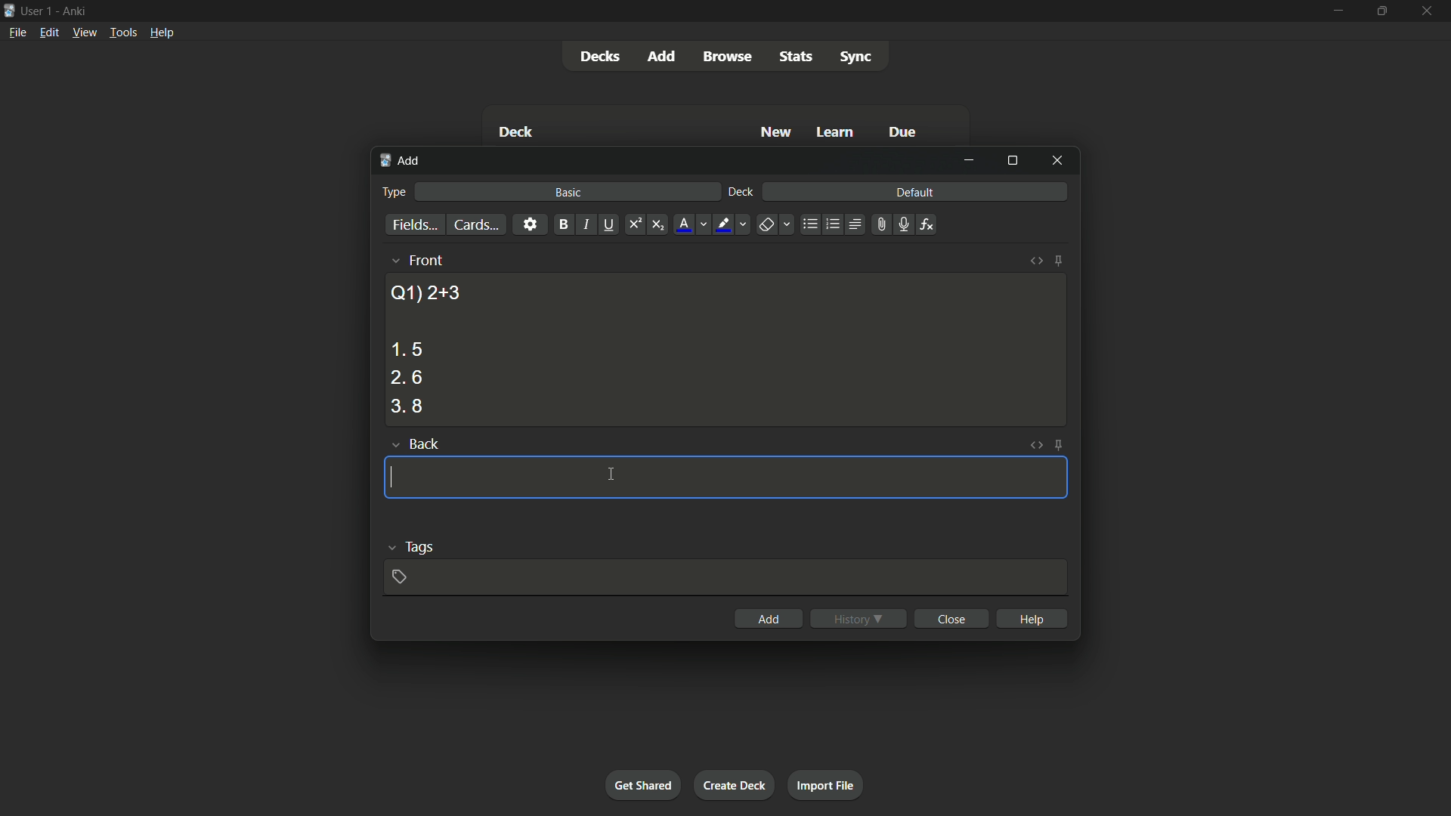 The image size is (1451, 816). What do you see at coordinates (854, 225) in the screenshot?
I see `alignment` at bounding box center [854, 225].